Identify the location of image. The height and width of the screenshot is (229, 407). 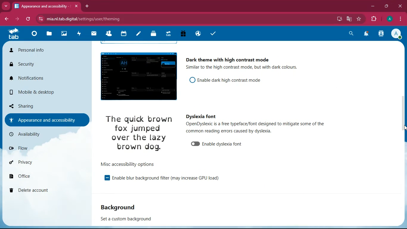
(138, 76).